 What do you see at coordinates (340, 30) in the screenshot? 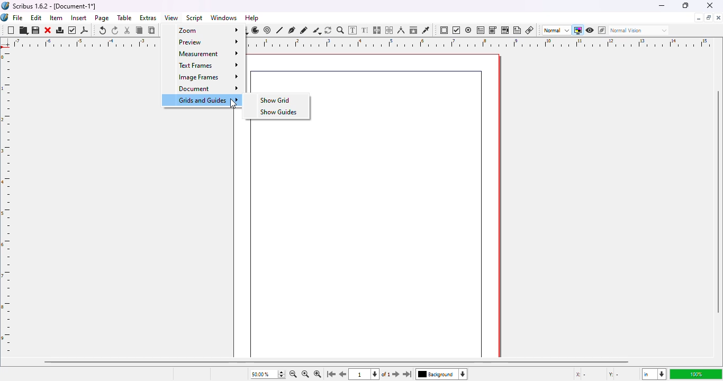
I see `zoom in or out` at bounding box center [340, 30].